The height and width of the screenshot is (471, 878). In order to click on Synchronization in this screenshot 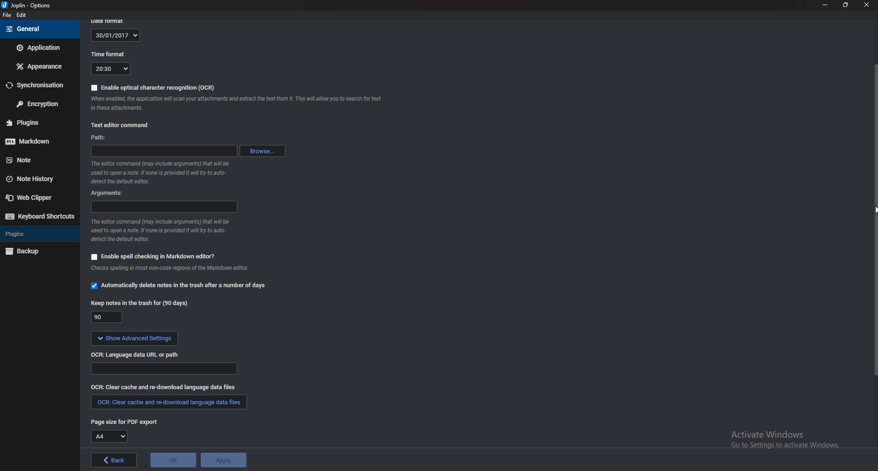, I will do `click(36, 85)`.